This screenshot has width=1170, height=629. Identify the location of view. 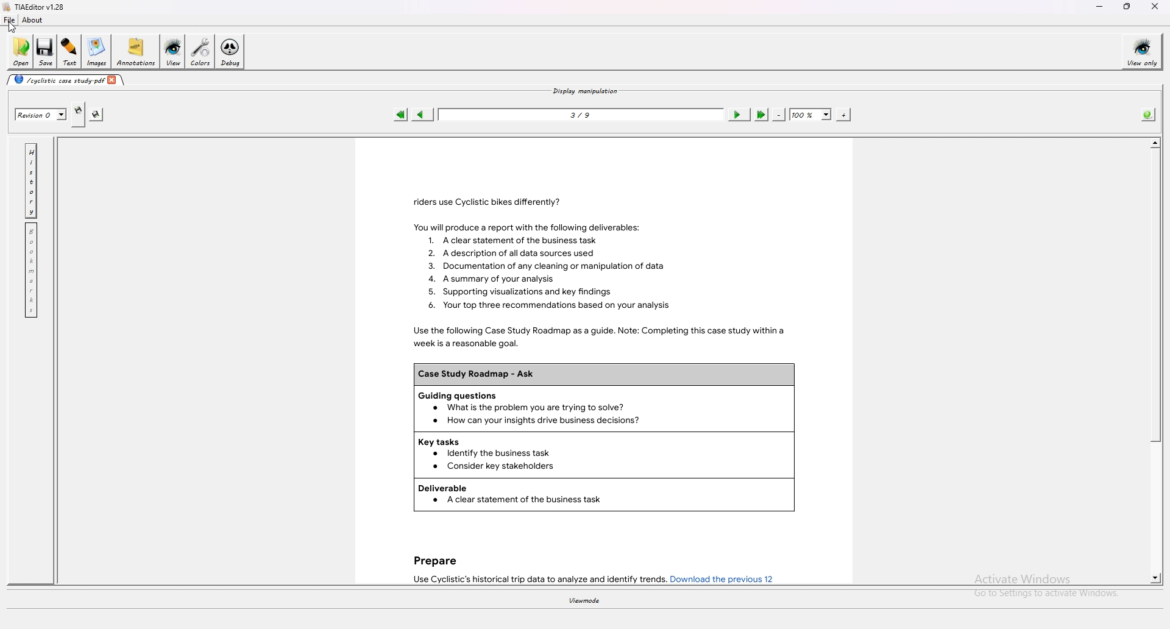
(172, 52).